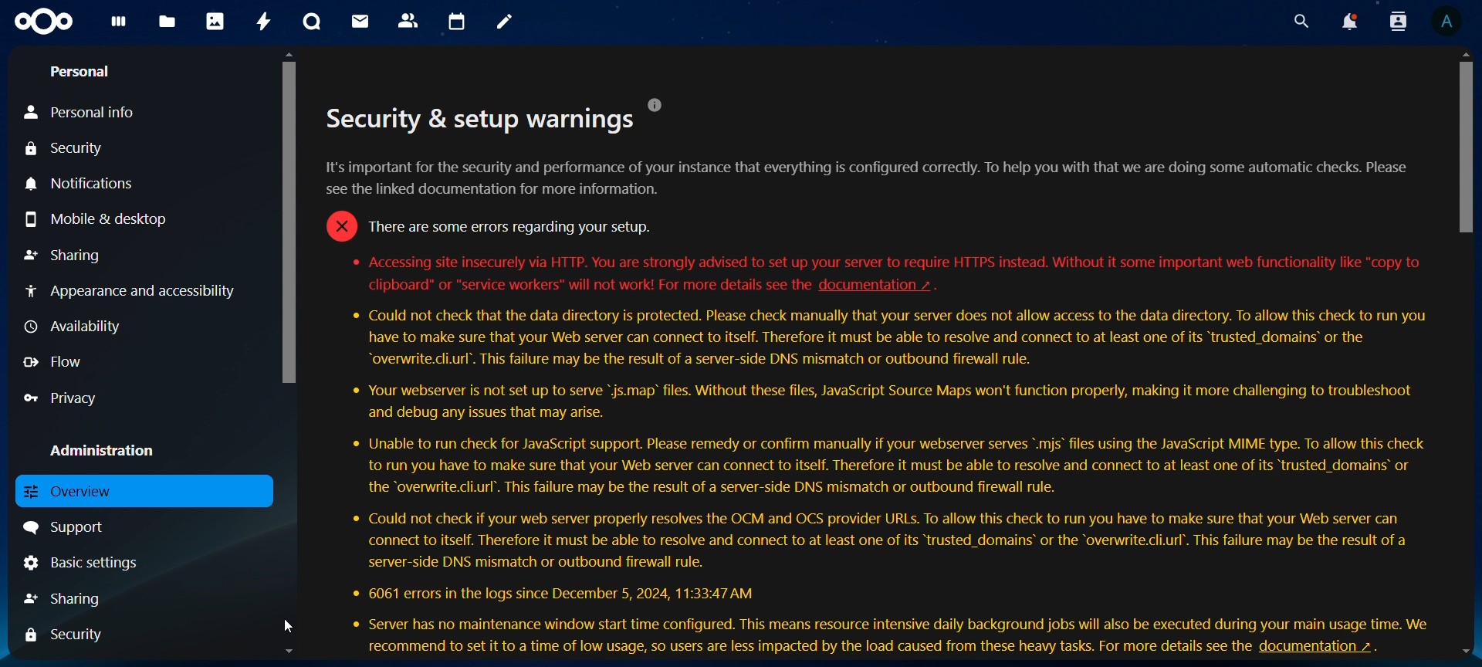  I want to click on vertical scroll bar, so click(283, 220).